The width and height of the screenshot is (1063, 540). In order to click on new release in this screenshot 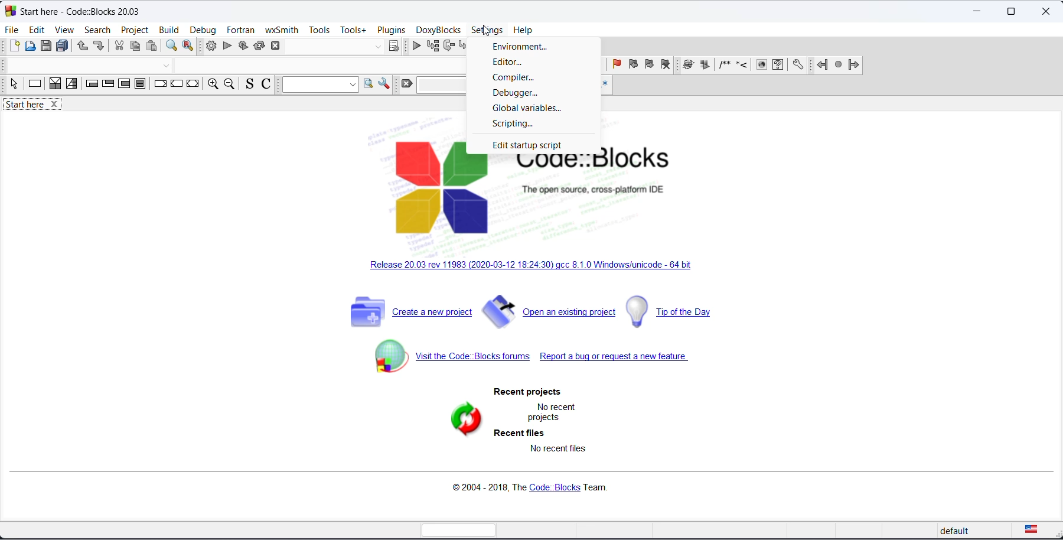, I will do `click(525, 266)`.